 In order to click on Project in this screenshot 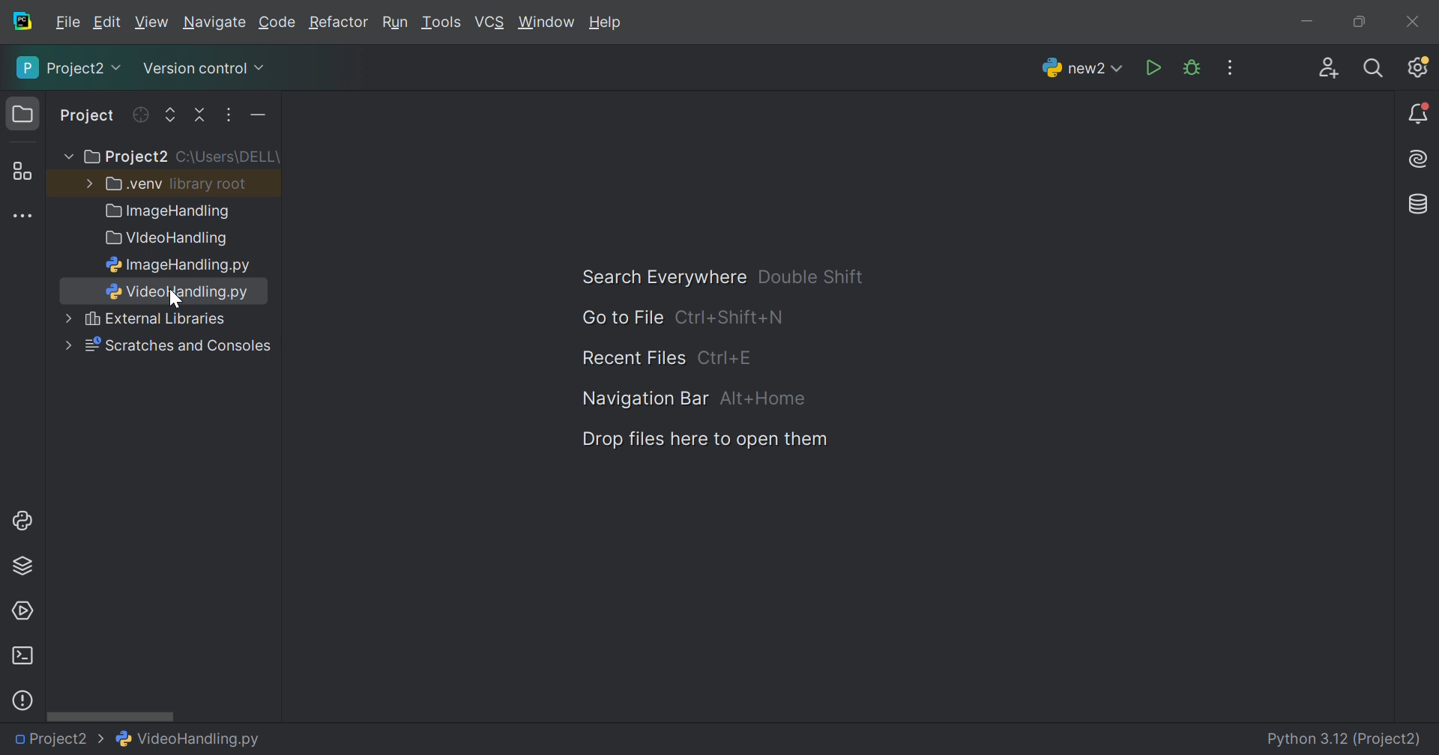, I will do `click(88, 117)`.